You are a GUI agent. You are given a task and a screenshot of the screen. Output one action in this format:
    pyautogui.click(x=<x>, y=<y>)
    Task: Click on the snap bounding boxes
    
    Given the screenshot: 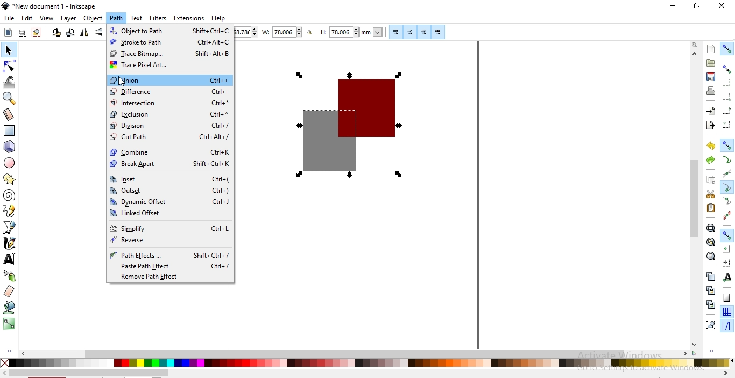 What is the action you would take?
    pyautogui.click(x=728, y=69)
    